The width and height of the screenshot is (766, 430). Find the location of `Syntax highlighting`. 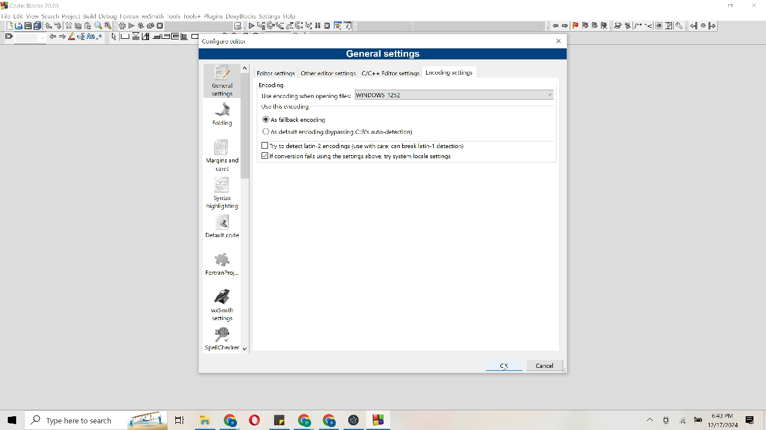

Syntax highlighting is located at coordinates (221, 193).